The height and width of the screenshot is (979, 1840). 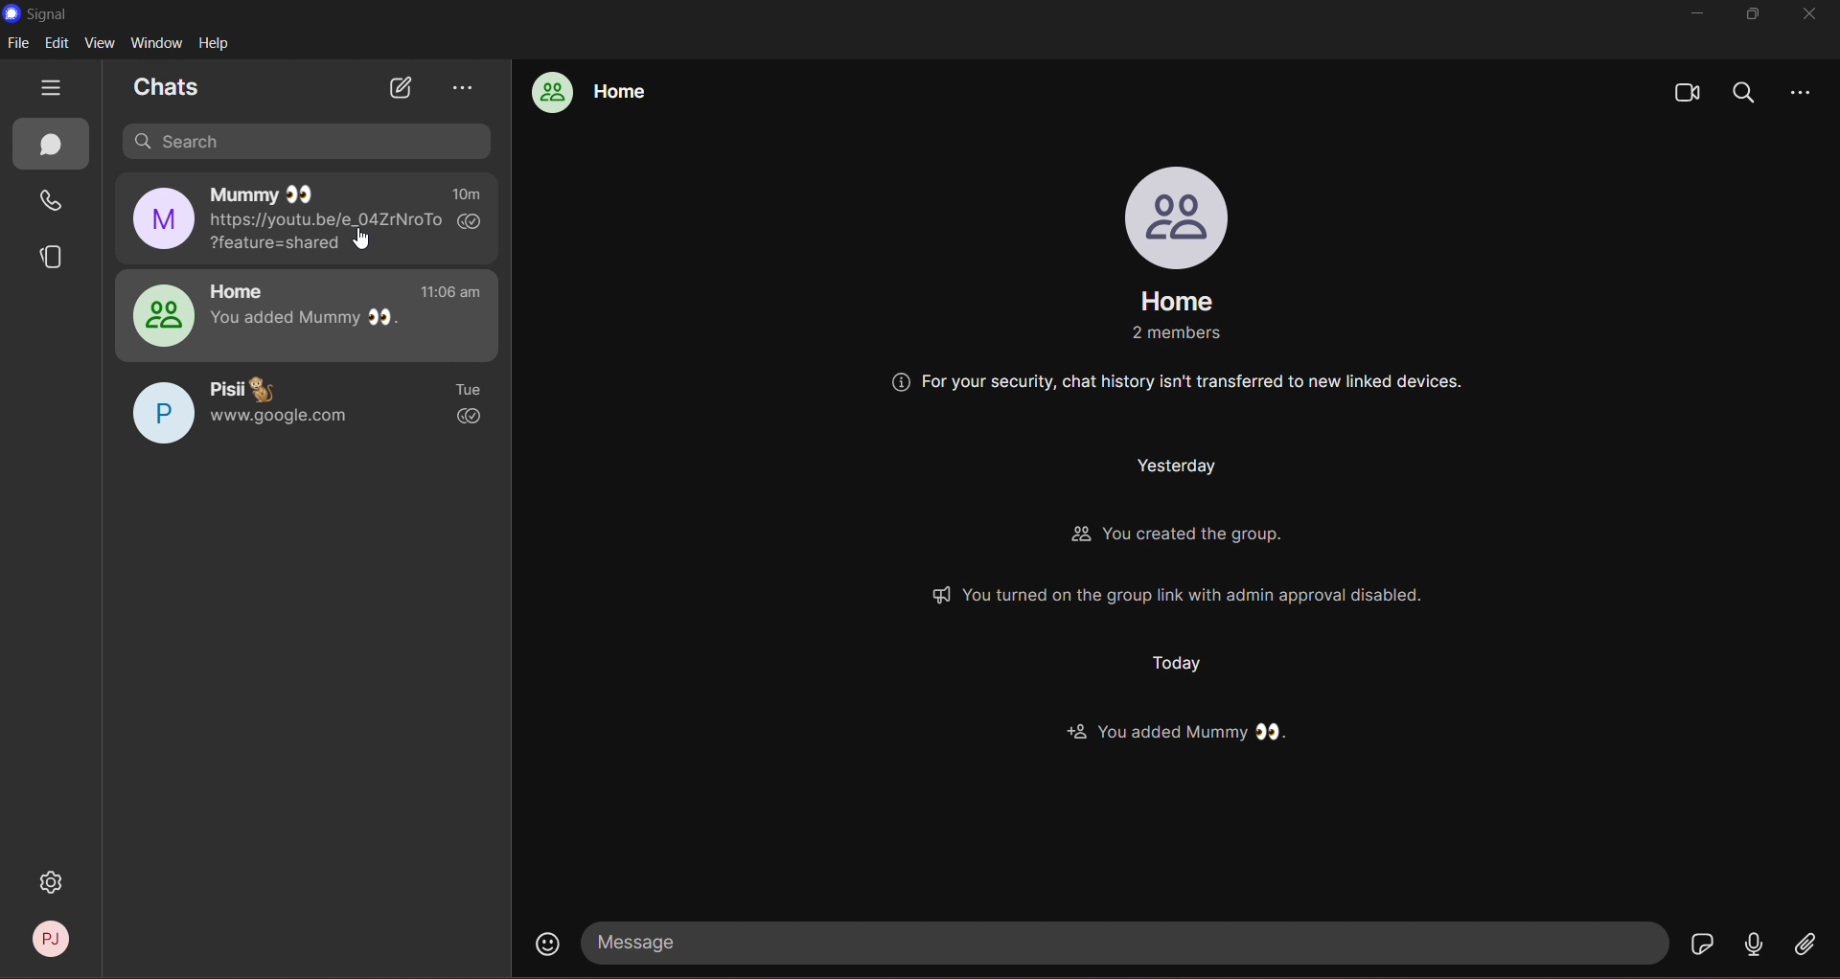 I want to click on You added Mummy, so click(x=1180, y=734).